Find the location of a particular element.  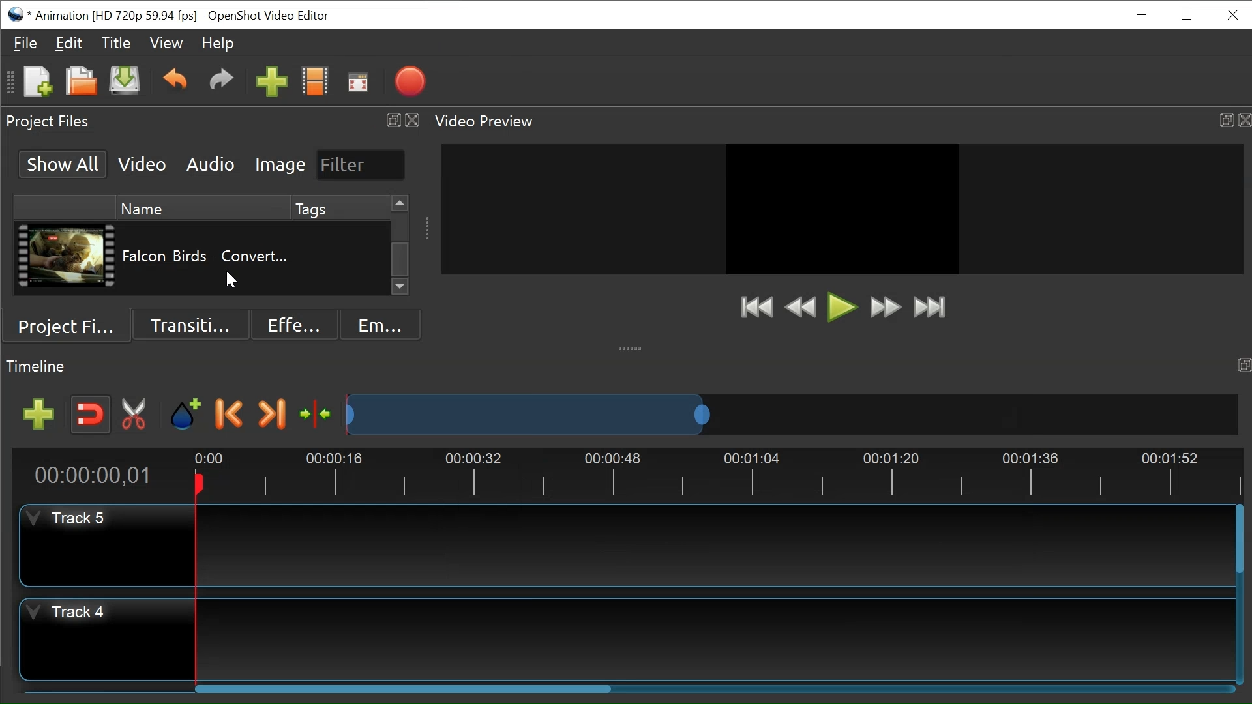

File is located at coordinates (27, 42).